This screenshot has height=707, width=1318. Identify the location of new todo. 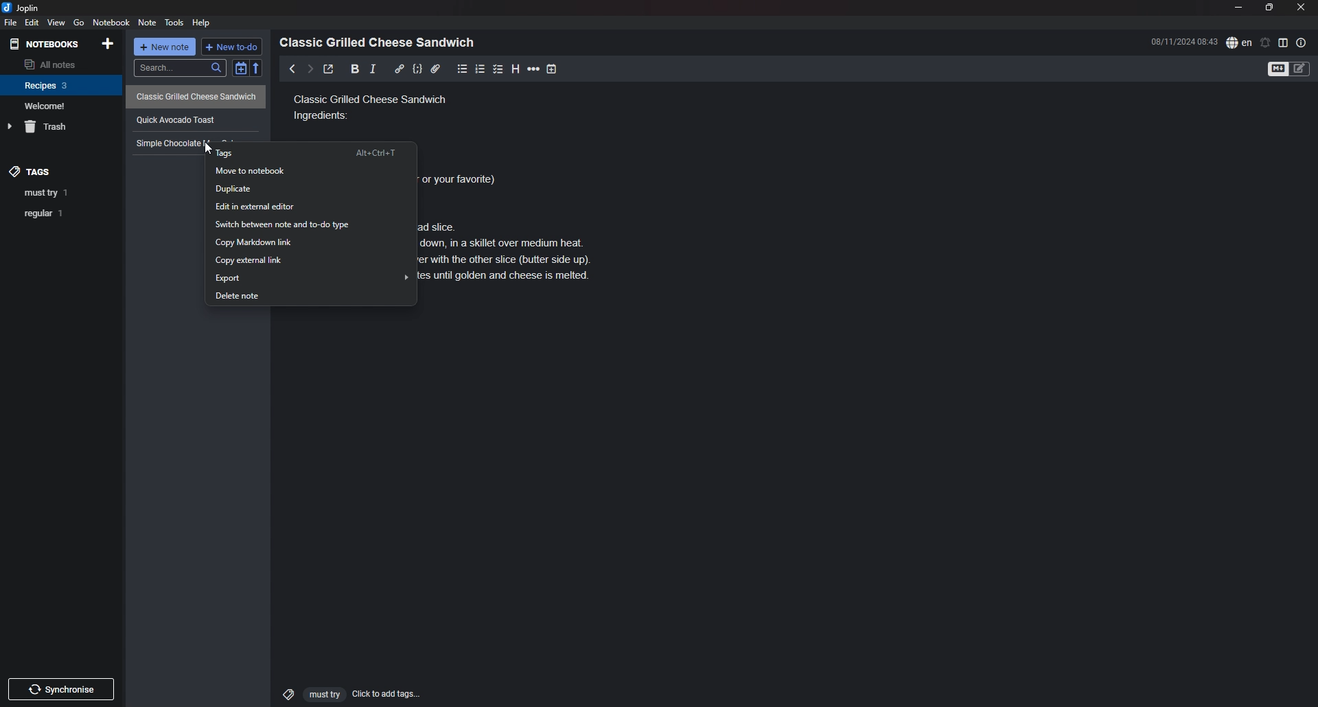
(233, 47).